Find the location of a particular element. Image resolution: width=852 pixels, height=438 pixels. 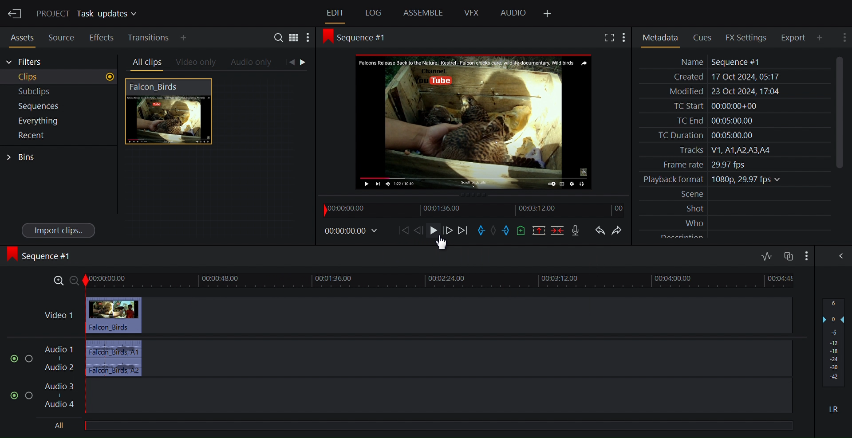

timeline is located at coordinates (443, 279).